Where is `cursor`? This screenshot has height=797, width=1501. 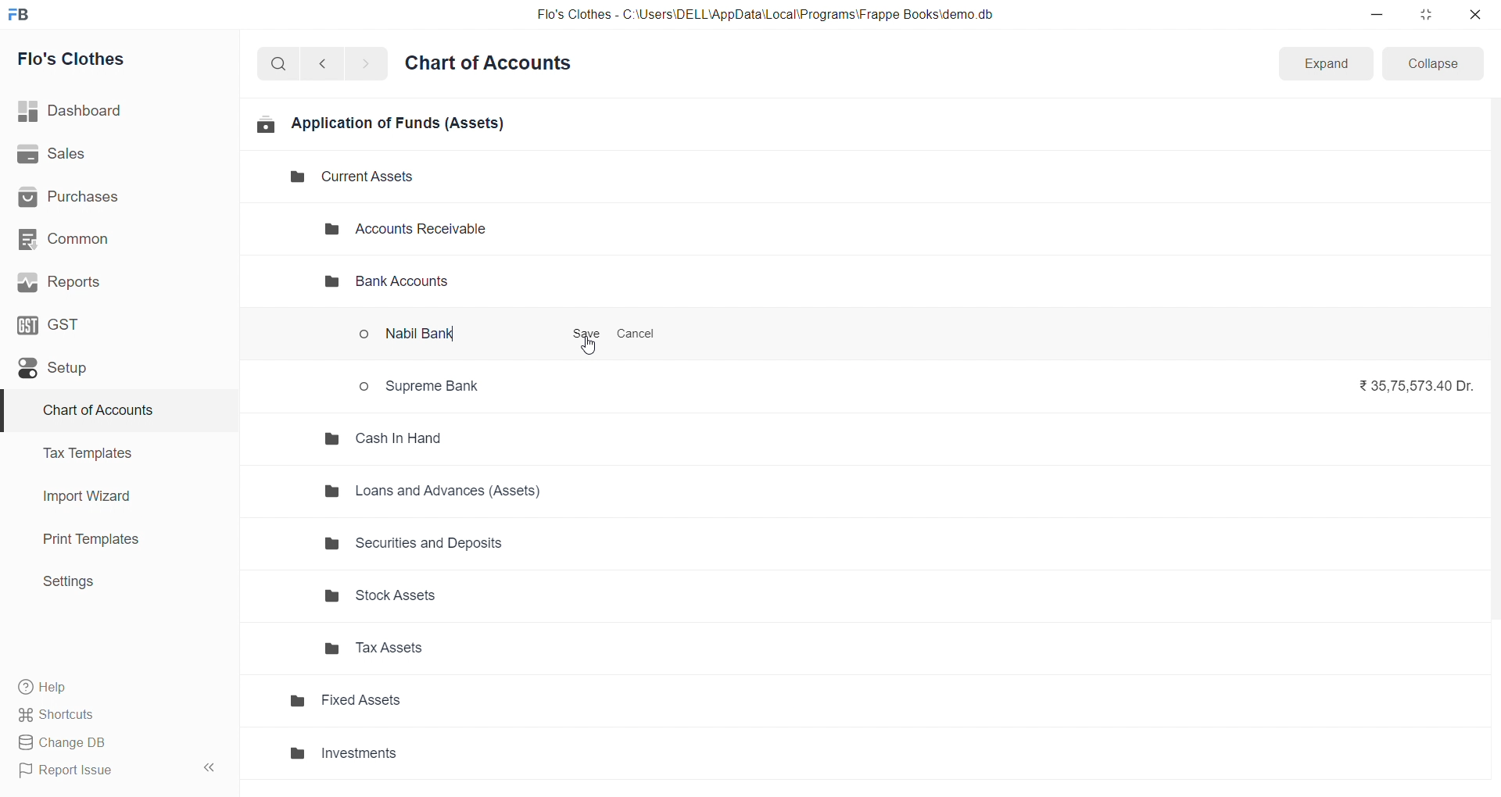 cursor is located at coordinates (595, 346).